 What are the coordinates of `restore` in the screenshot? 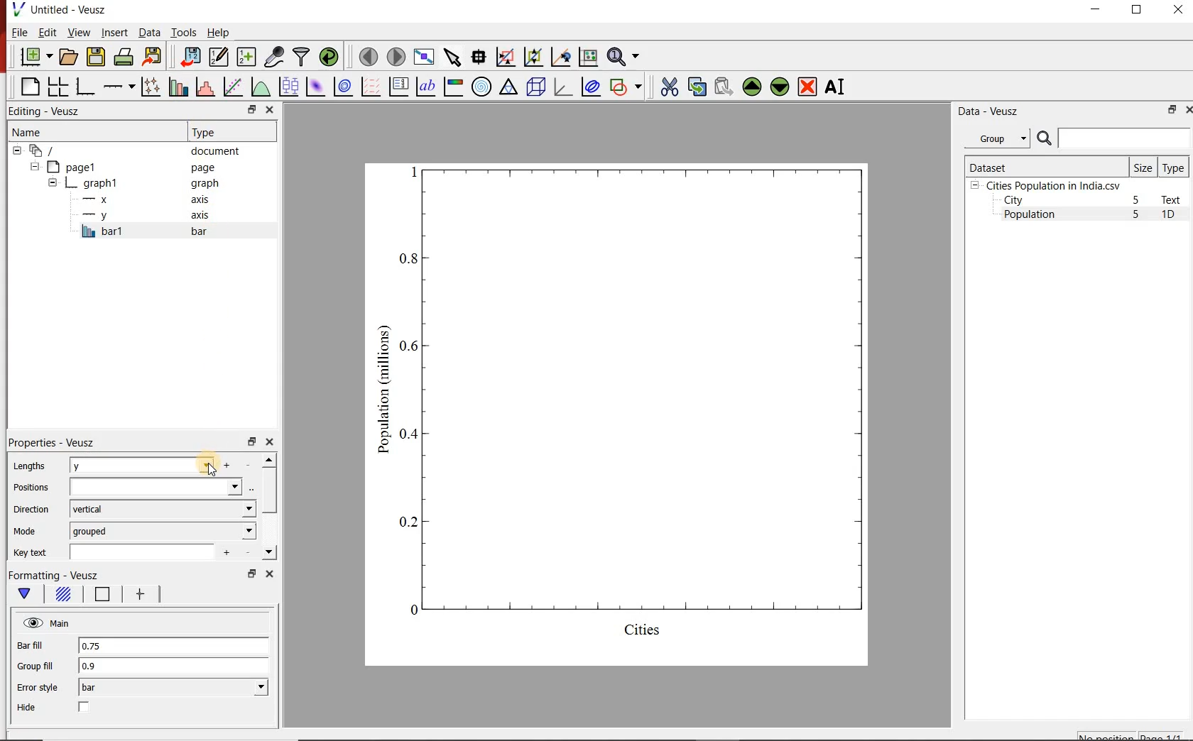 It's located at (251, 573).